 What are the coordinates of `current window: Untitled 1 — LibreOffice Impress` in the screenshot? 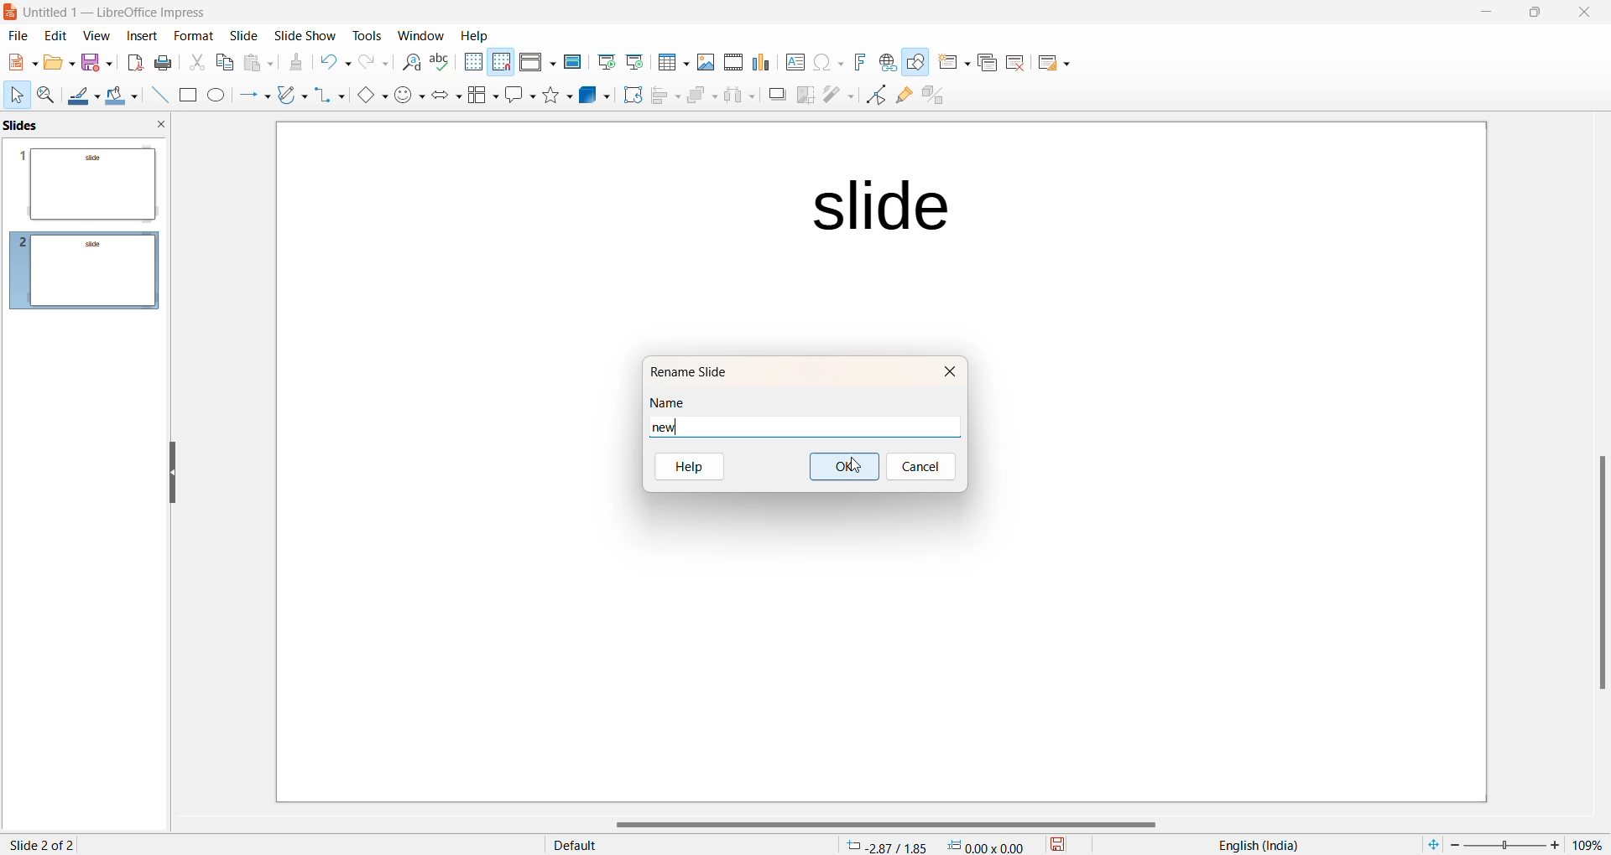 It's located at (112, 13).